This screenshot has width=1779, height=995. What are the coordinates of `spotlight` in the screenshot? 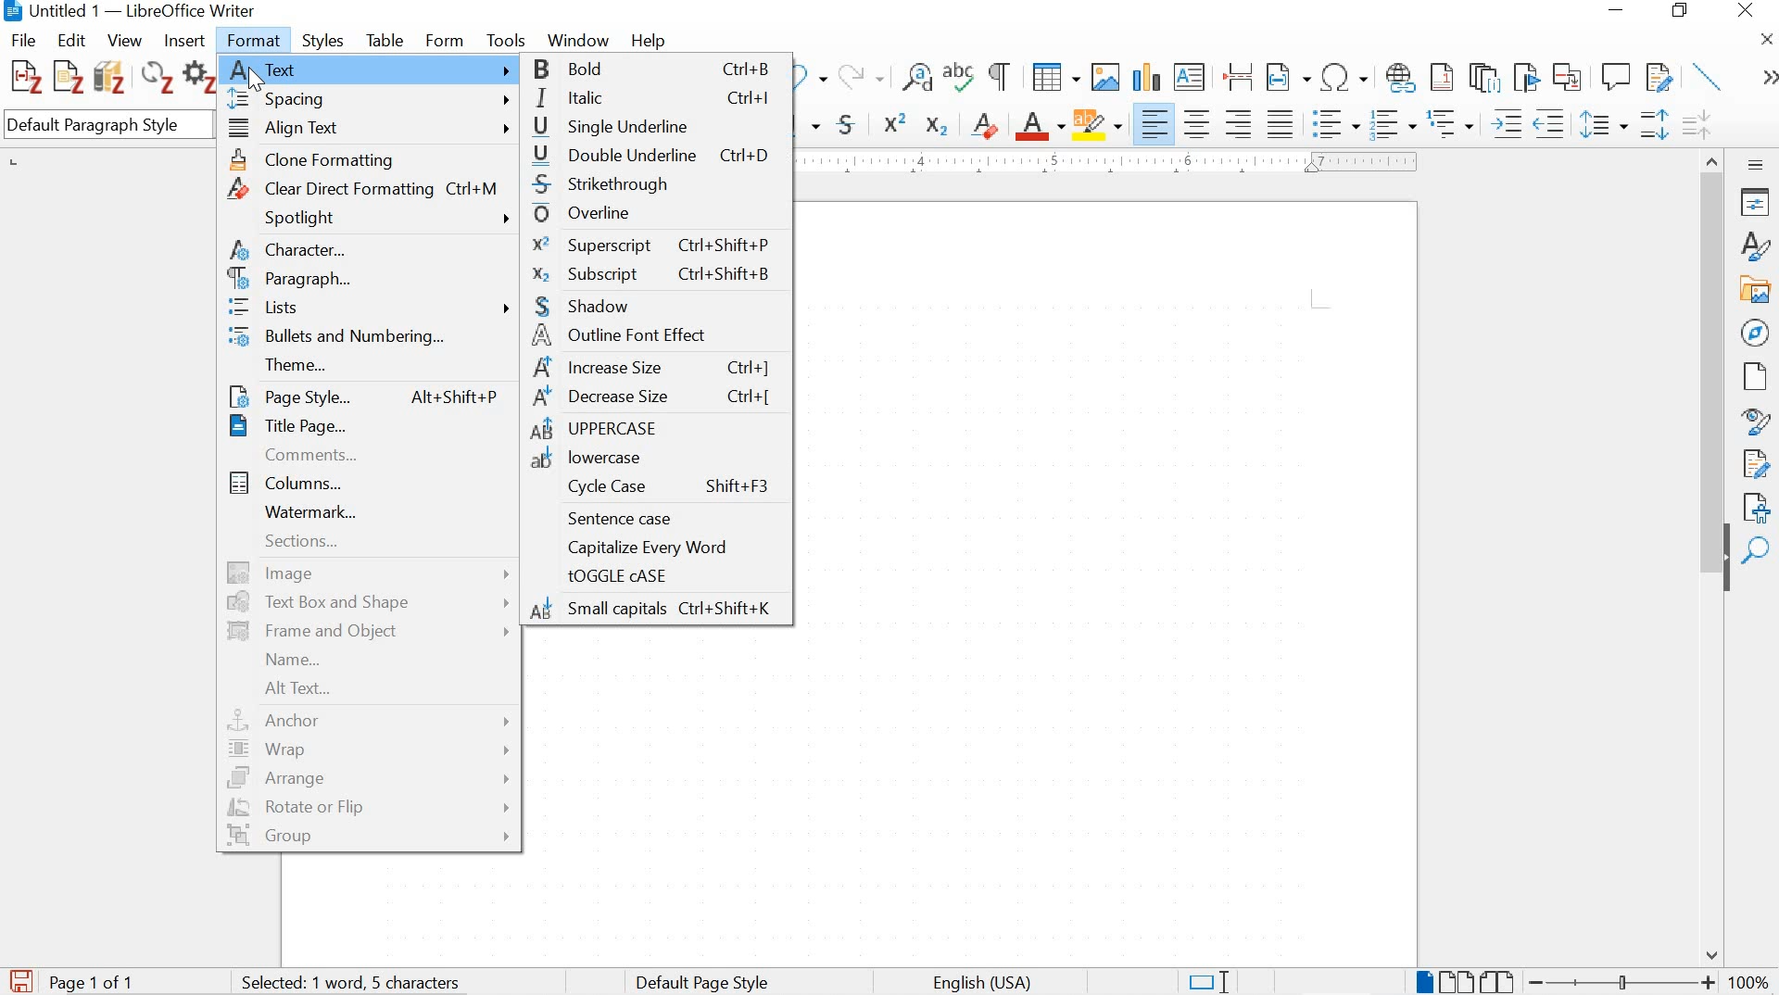 It's located at (372, 219).